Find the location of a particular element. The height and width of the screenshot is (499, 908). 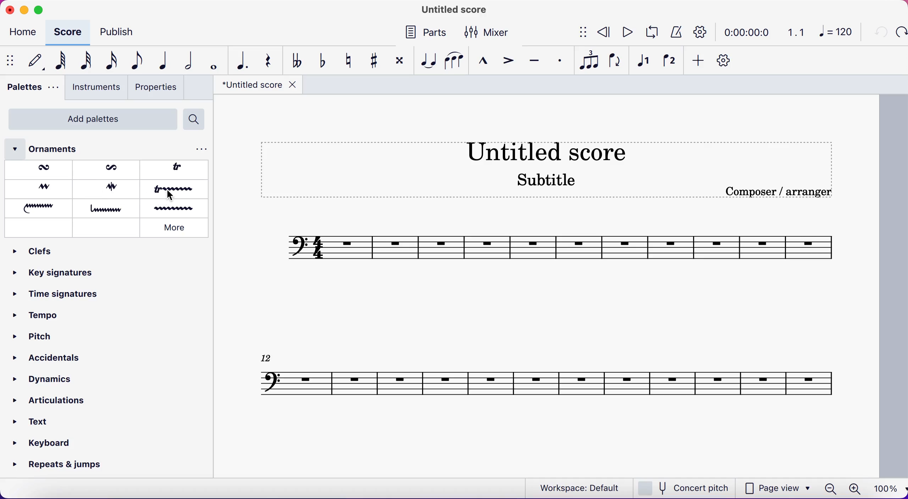

inverted turn is located at coordinates (109, 188).